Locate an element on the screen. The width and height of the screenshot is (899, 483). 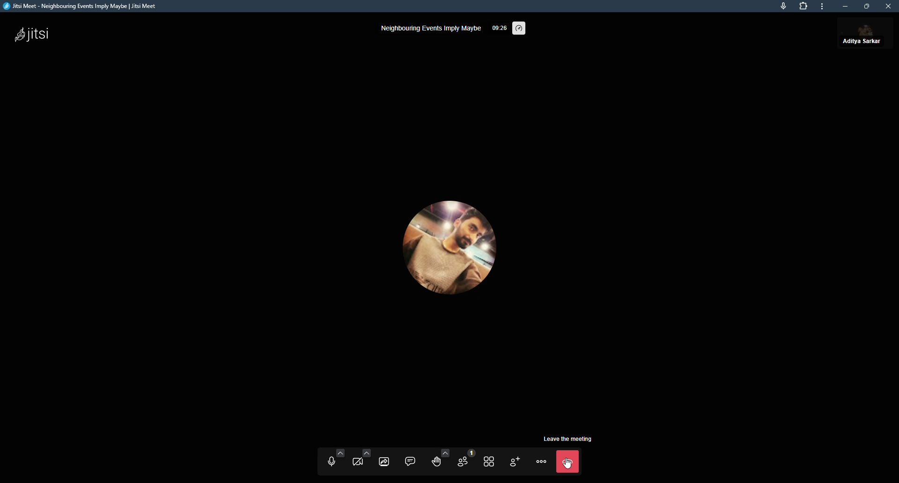
profile picture is located at coordinates (460, 246).